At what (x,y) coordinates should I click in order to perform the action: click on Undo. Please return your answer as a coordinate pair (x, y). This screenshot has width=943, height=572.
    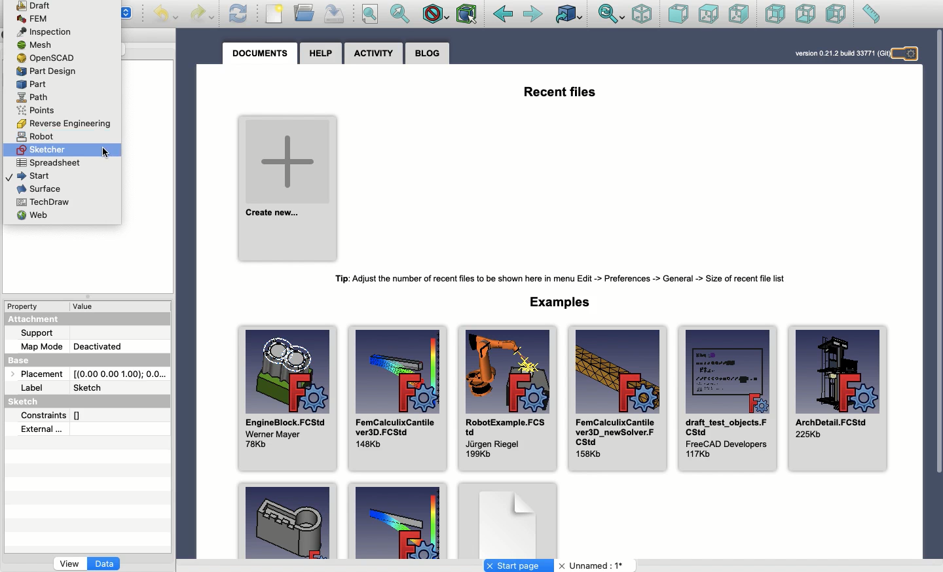
    Looking at the image, I should click on (166, 15).